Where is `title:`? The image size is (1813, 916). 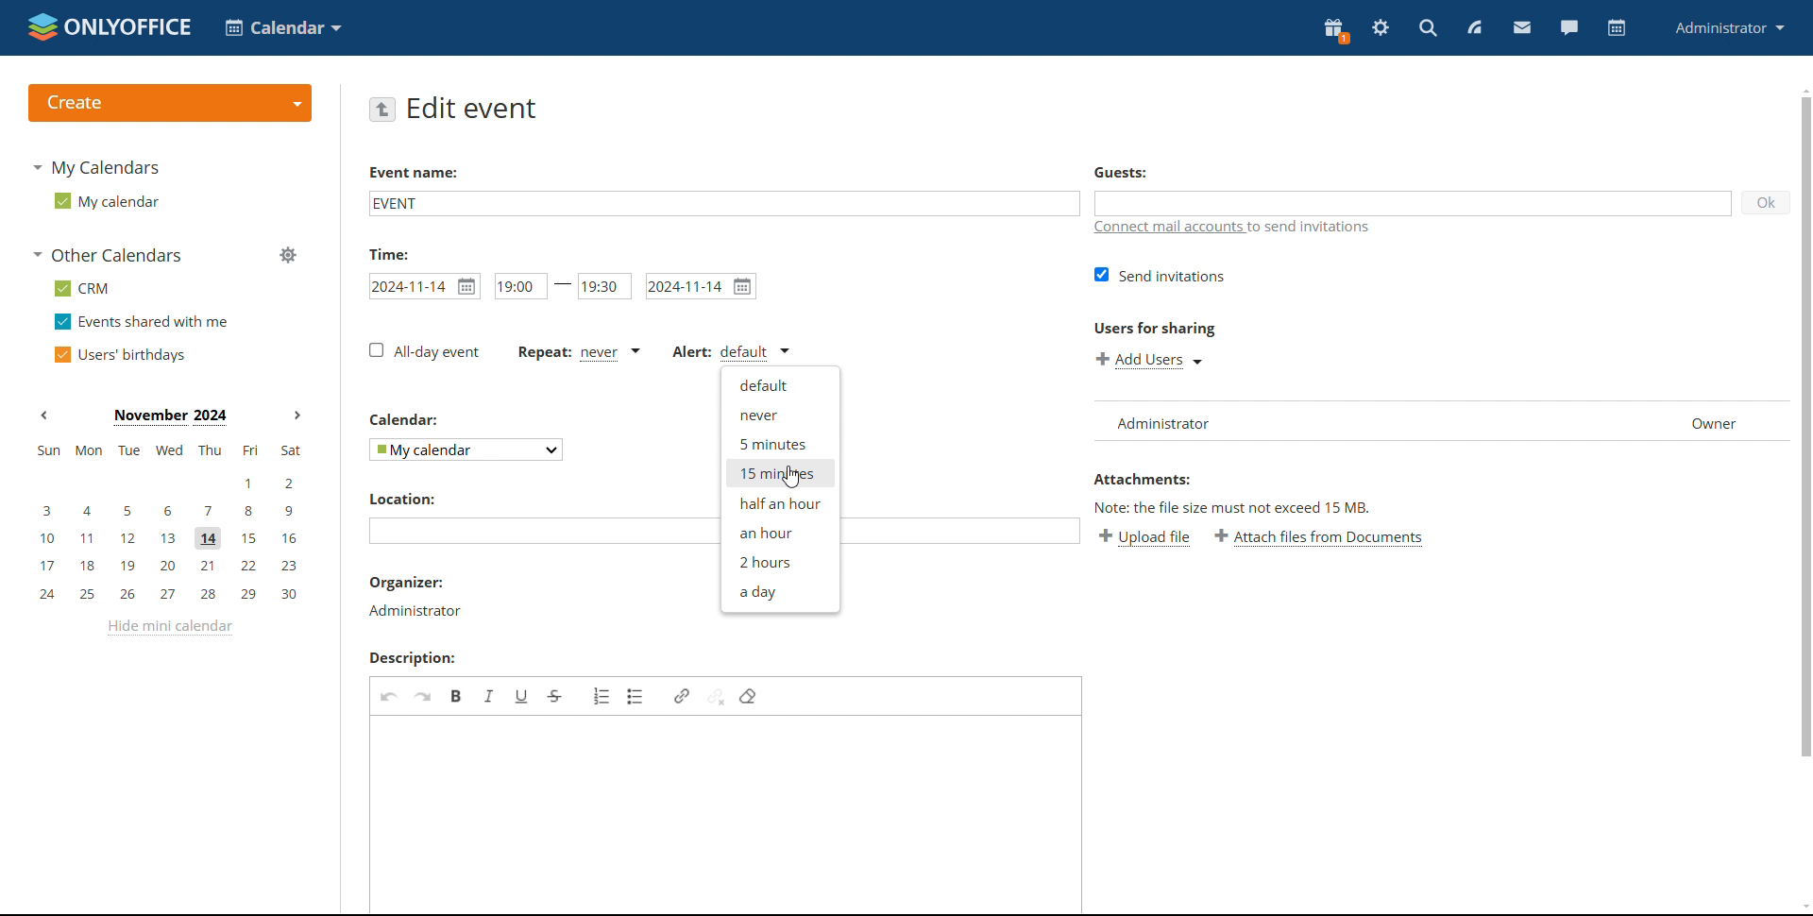 title: is located at coordinates (396, 253).